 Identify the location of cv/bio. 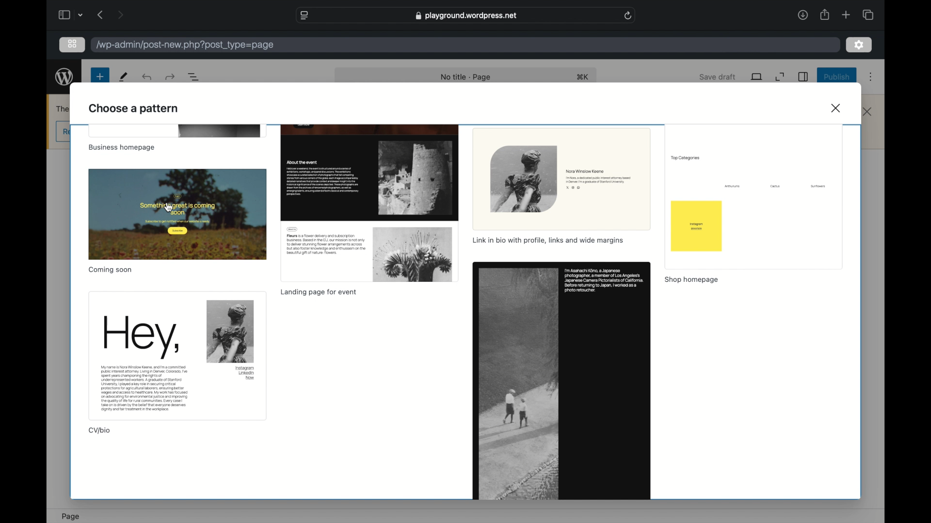
(100, 431).